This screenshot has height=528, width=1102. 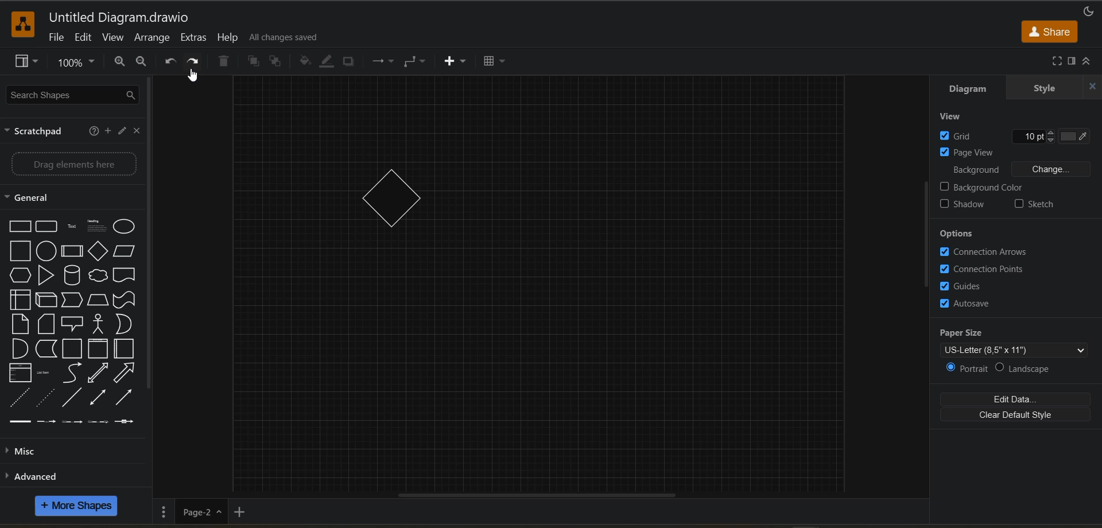 What do you see at coordinates (20, 372) in the screenshot?
I see `list` at bounding box center [20, 372].